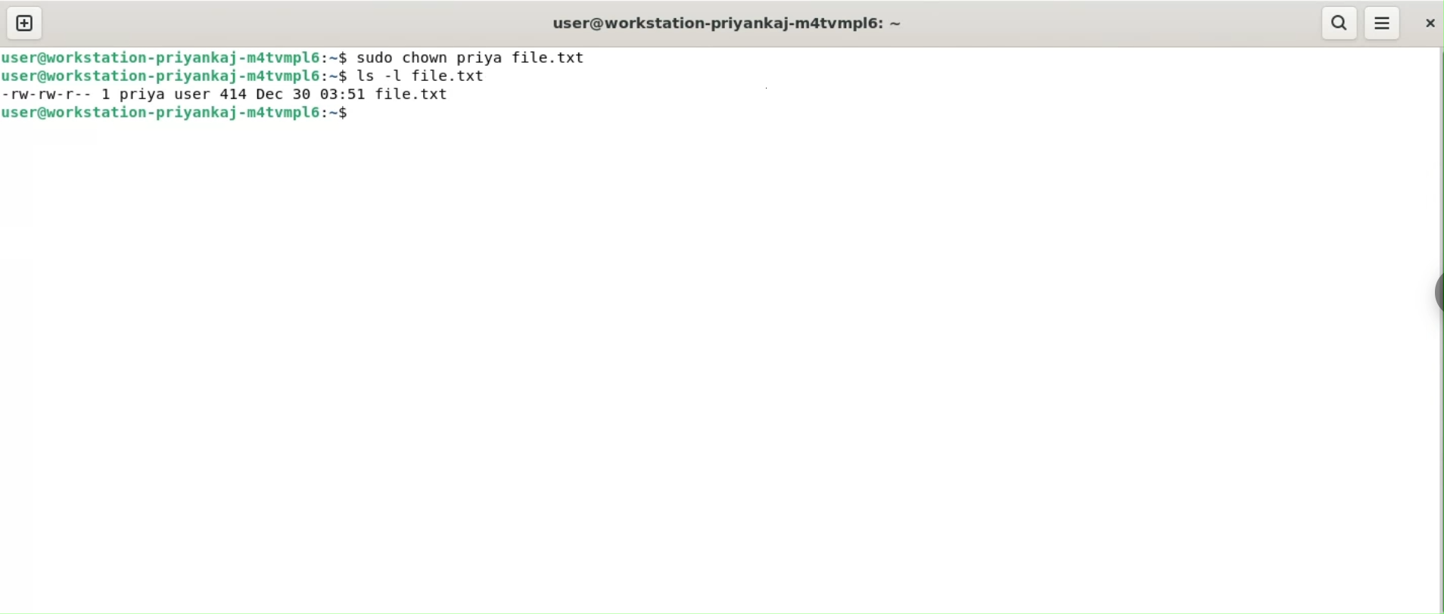  I want to click on new tab, so click(25, 24).